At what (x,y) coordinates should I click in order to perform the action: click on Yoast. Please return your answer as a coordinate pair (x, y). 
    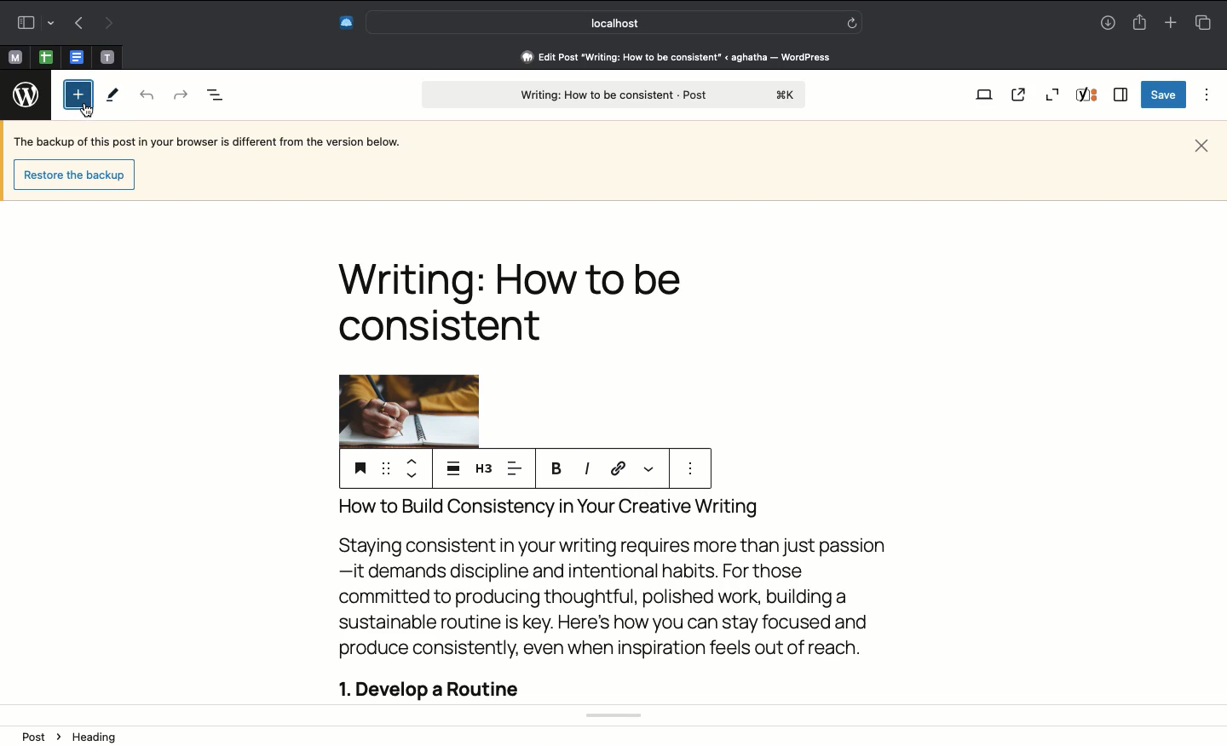
    Looking at the image, I should click on (1088, 95).